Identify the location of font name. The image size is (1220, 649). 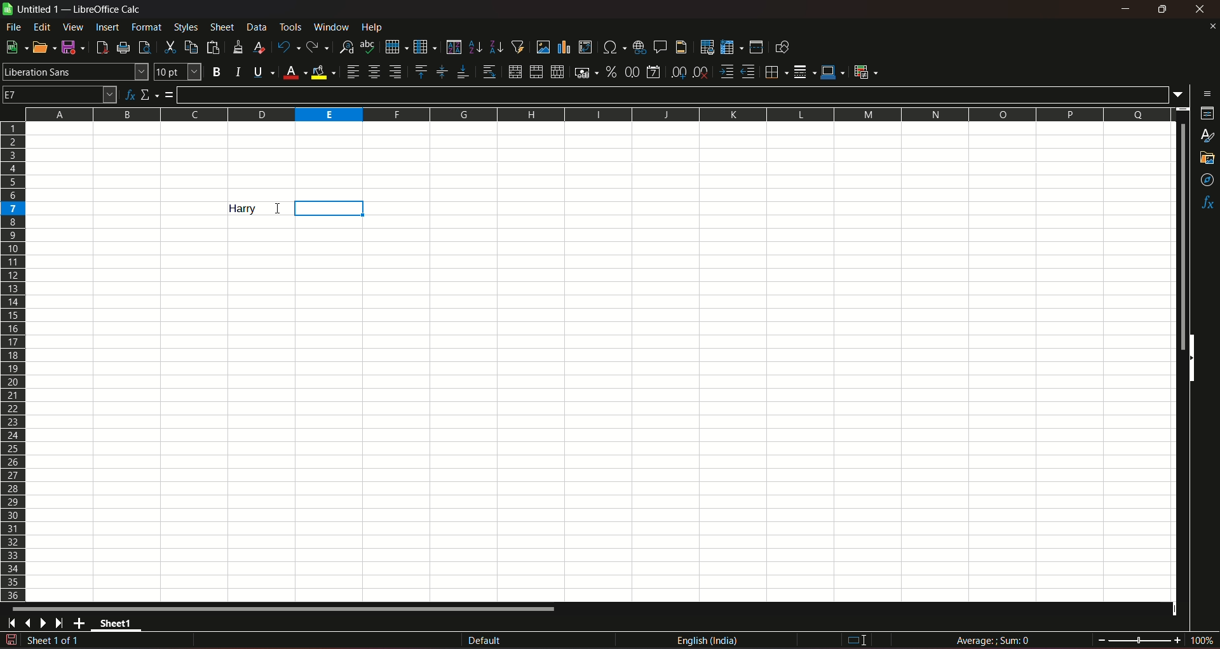
(75, 71).